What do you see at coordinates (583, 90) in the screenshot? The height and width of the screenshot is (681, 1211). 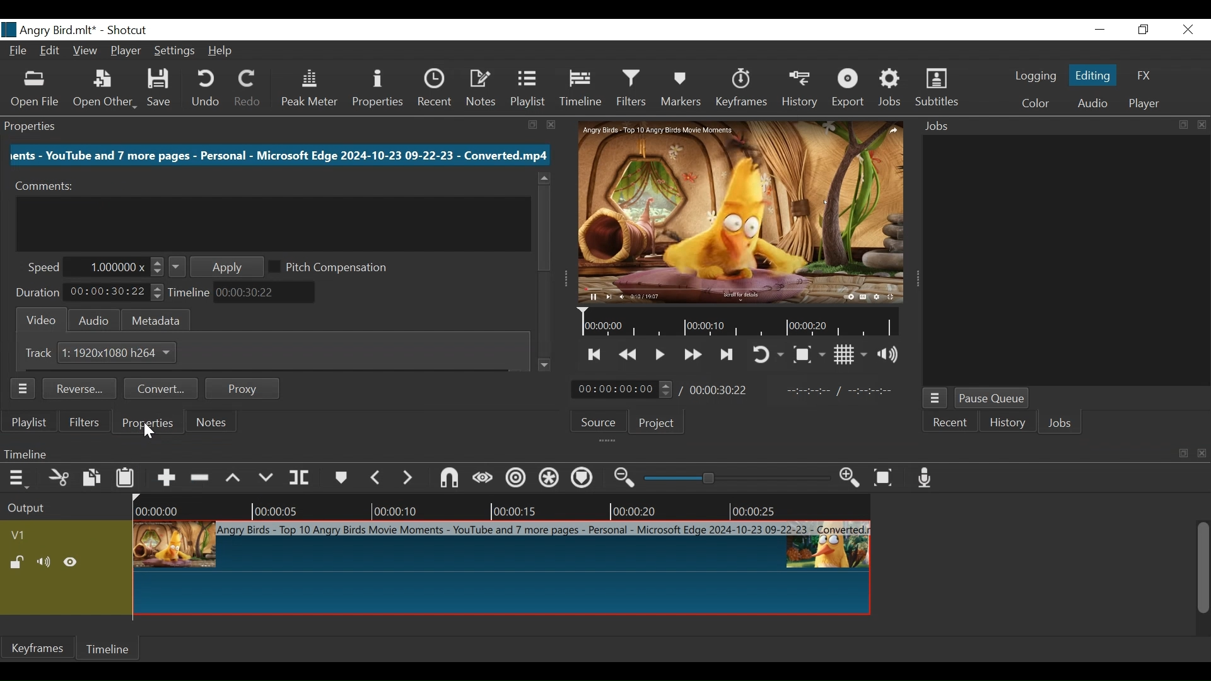 I see `Tiemeline` at bounding box center [583, 90].